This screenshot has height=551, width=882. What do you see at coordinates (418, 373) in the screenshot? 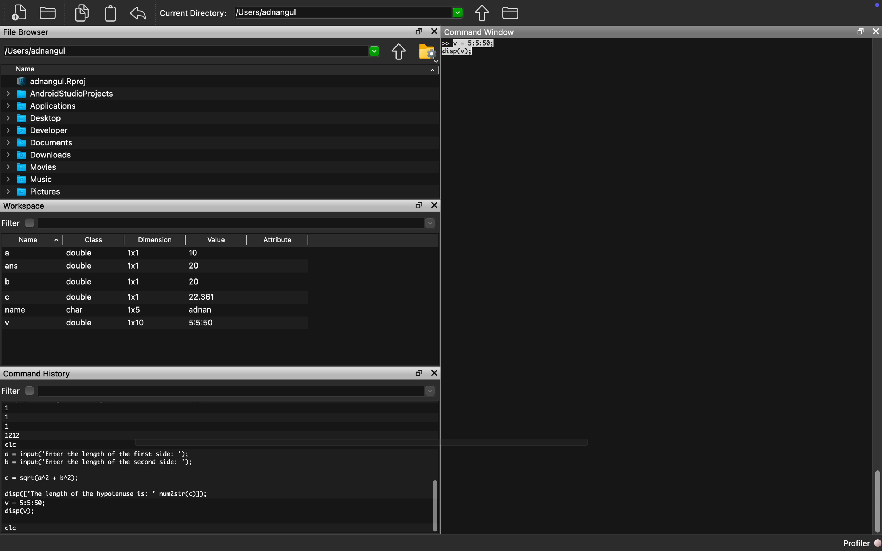
I see `maximize` at bounding box center [418, 373].